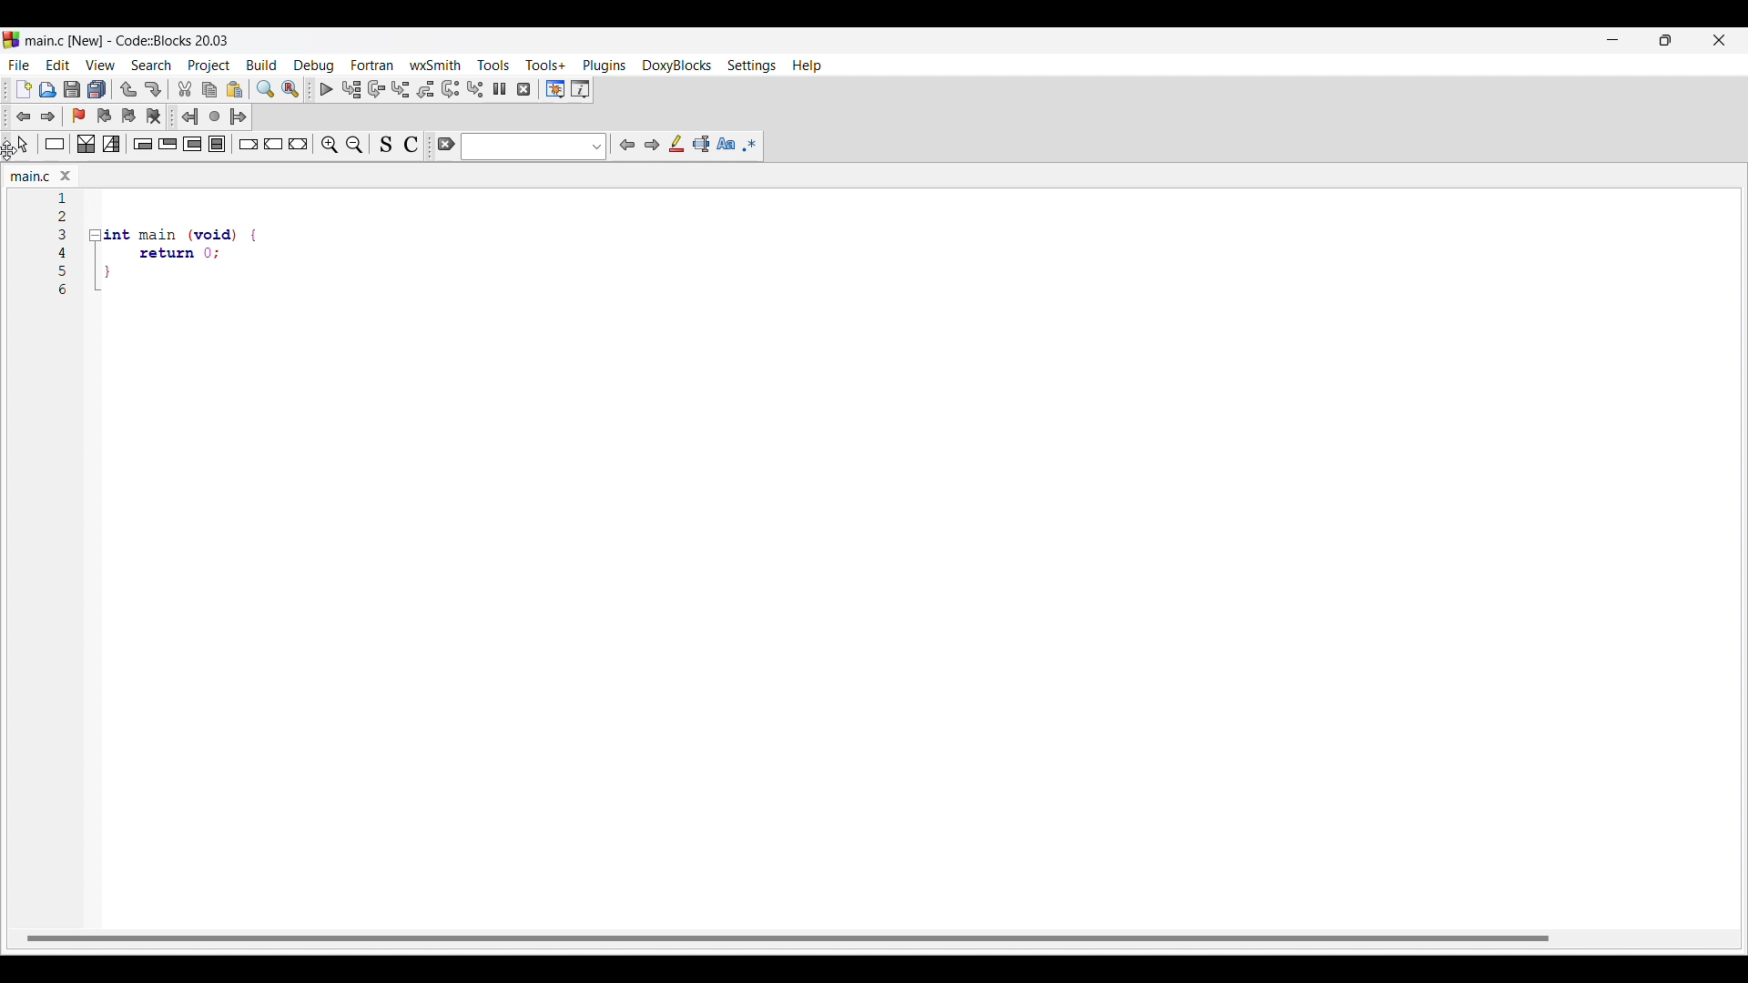 This screenshot has height=983, width=1748. What do you see at coordinates (63, 217) in the screenshot?
I see `` at bounding box center [63, 217].